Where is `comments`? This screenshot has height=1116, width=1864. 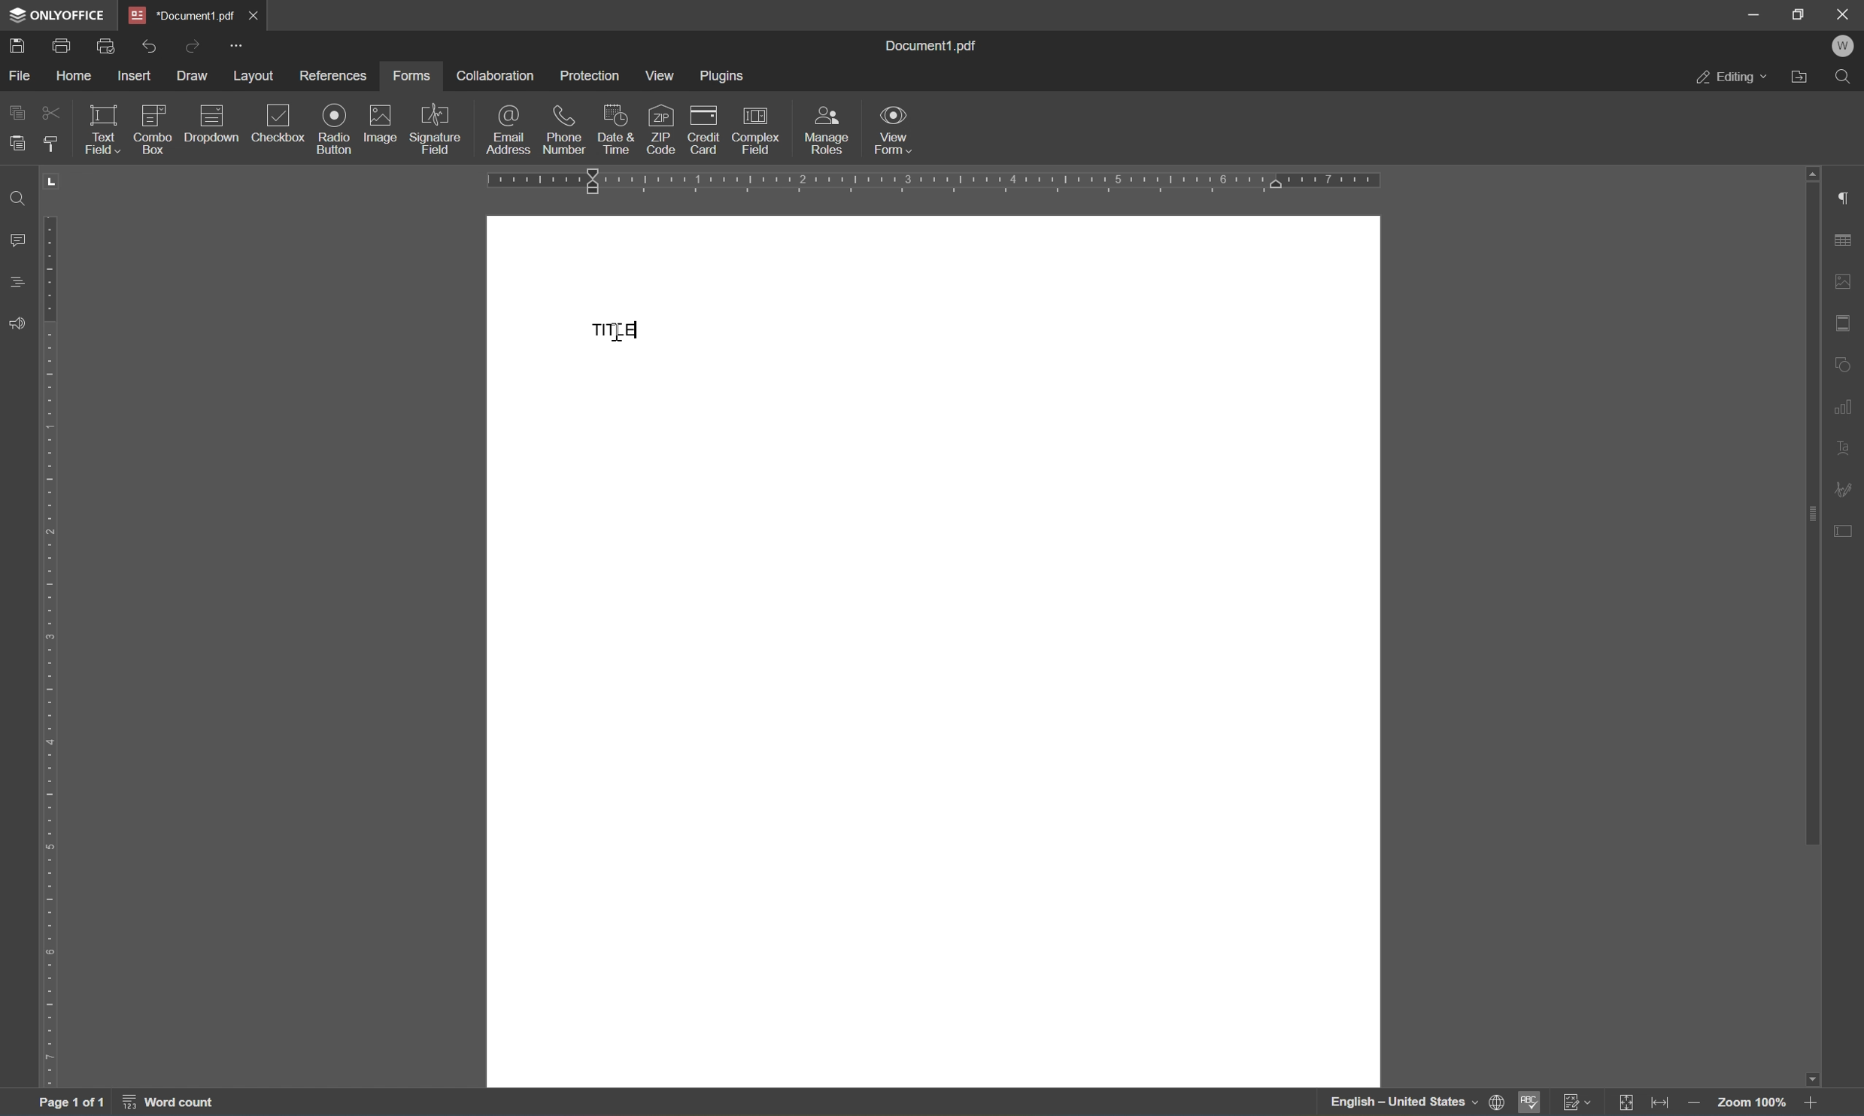 comments is located at coordinates (17, 282).